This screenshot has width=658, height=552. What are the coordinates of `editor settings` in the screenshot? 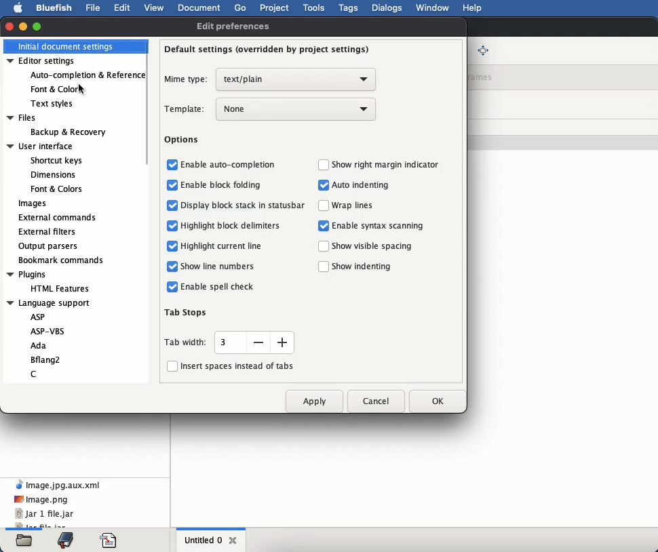 It's located at (75, 82).